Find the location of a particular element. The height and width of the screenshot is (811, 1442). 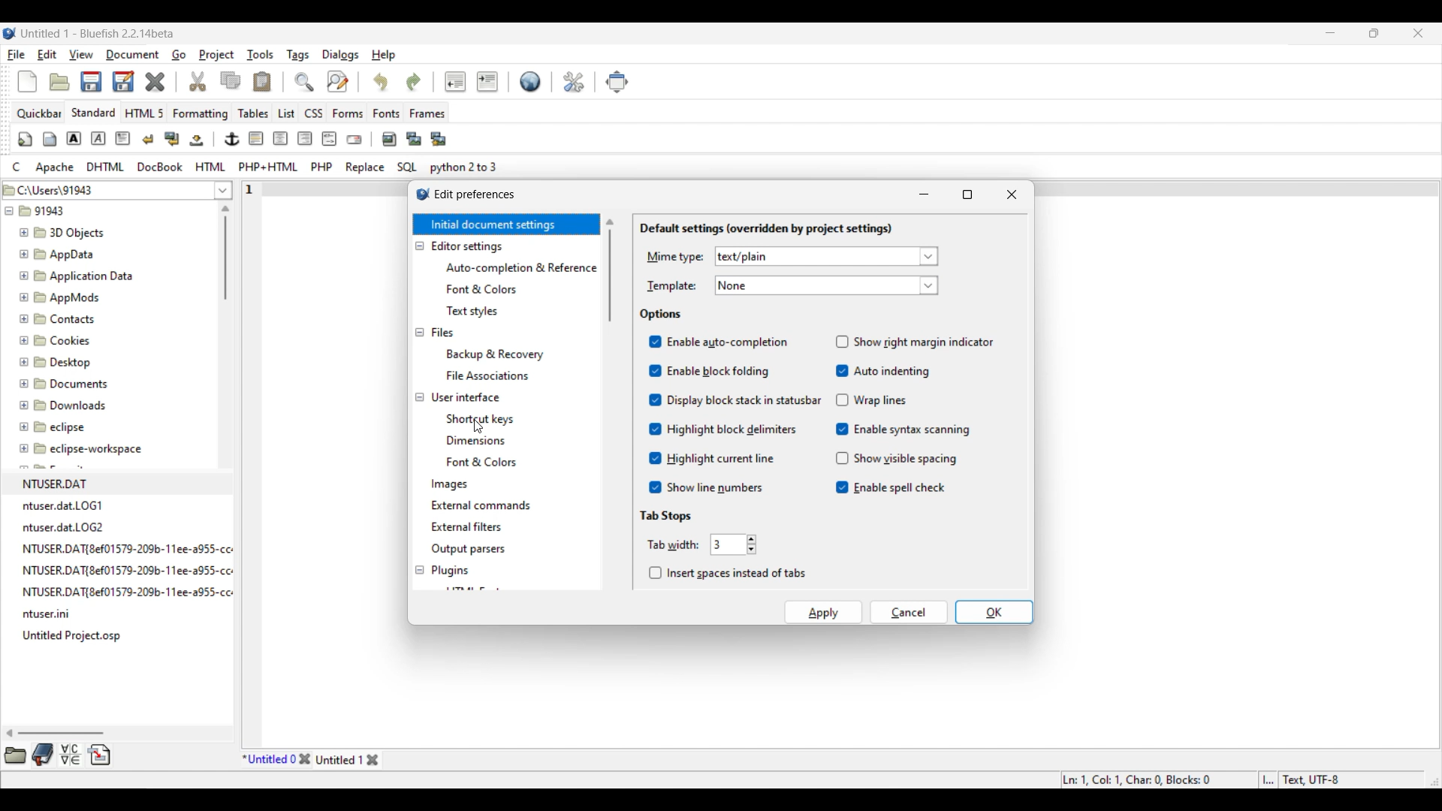

Forms is located at coordinates (348, 113).